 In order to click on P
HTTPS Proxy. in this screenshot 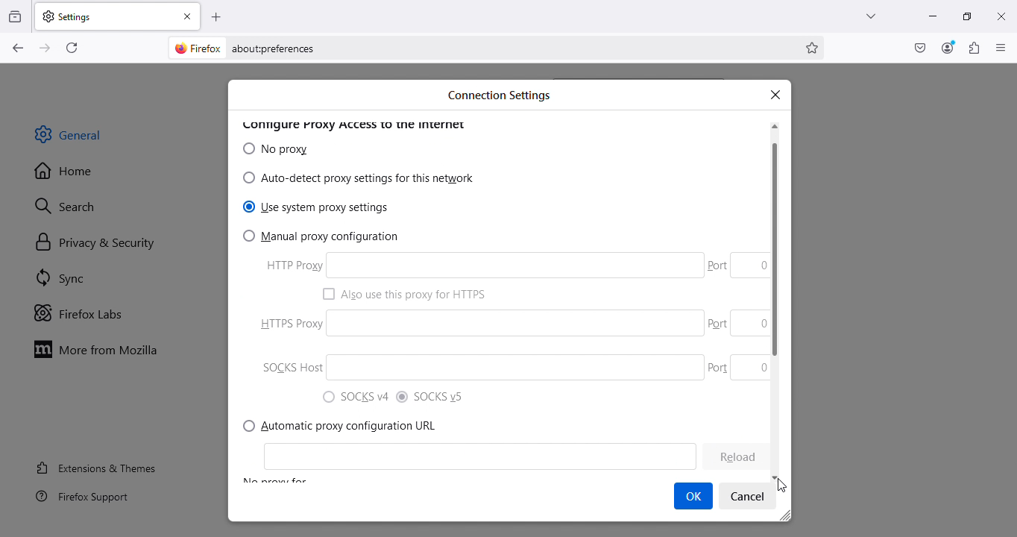, I will do `click(462, 324)`.